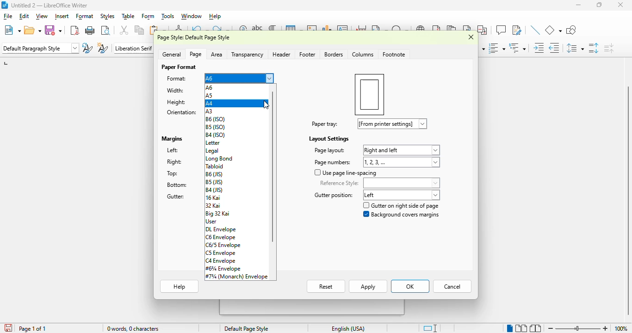 This screenshot has height=333, width=632. I want to click on big 32 kai, so click(218, 214).